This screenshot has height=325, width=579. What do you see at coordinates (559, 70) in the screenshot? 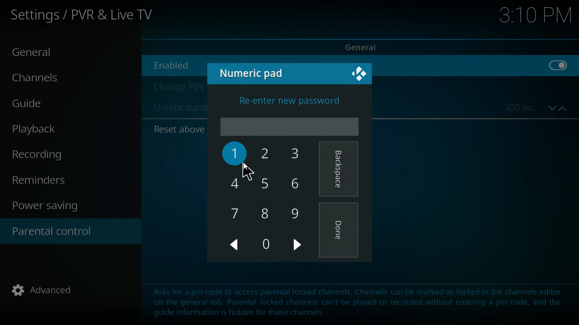
I see `off` at bounding box center [559, 70].